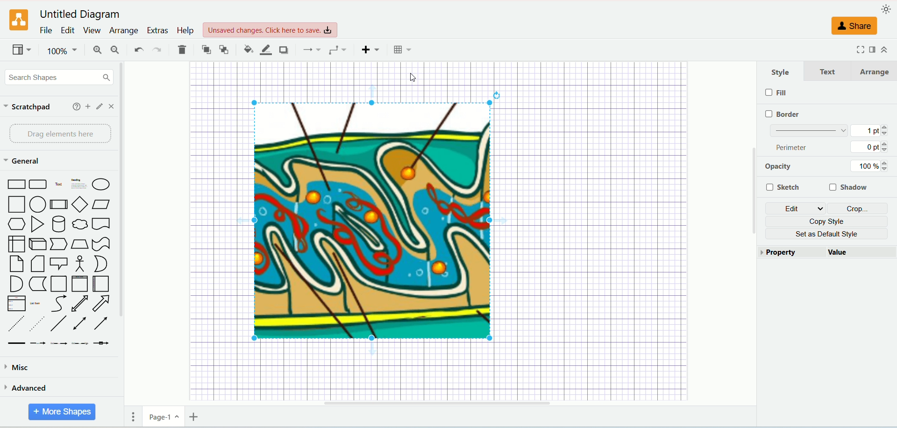 This screenshot has width=897, height=428. I want to click on scratchpad, so click(28, 108).